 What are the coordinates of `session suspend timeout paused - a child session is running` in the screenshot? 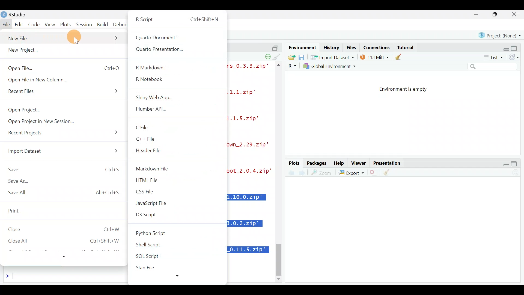 It's located at (267, 55).